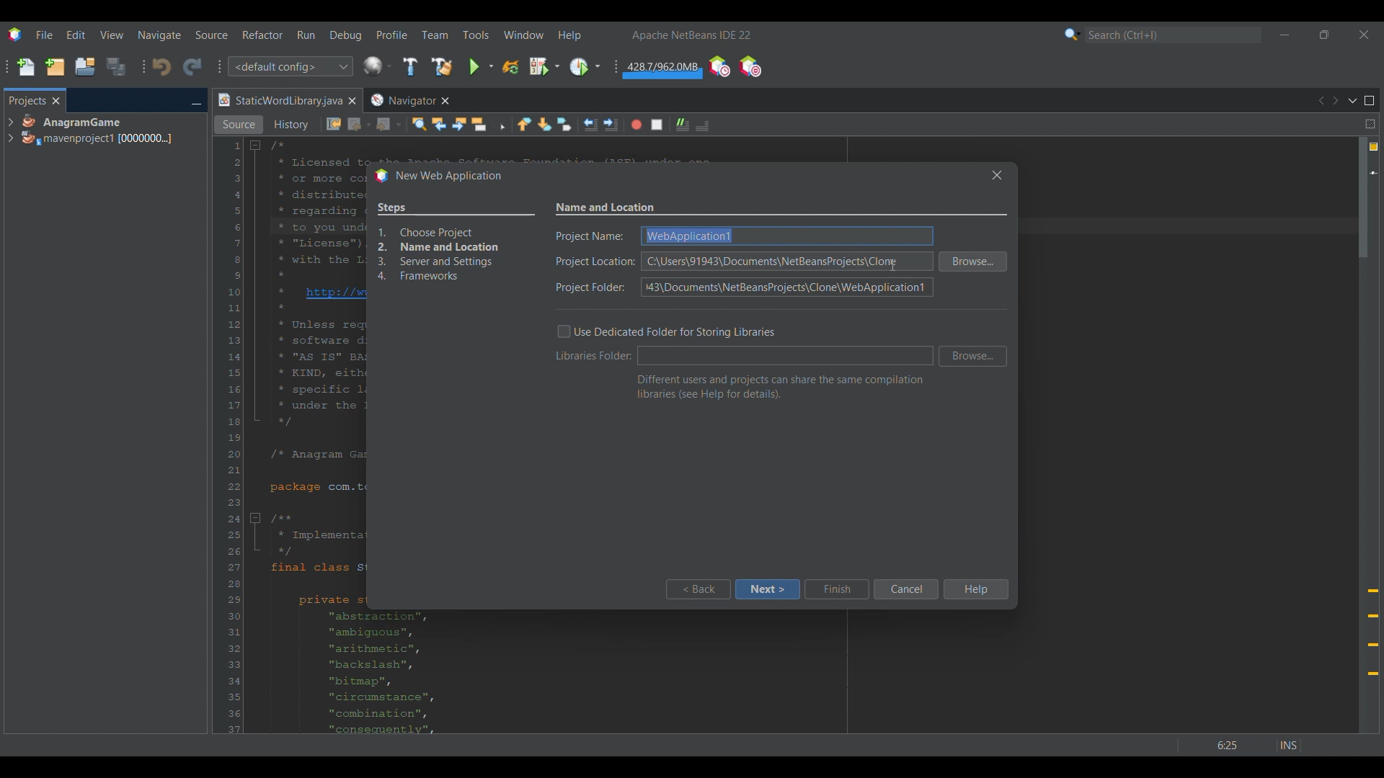 This screenshot has height=778, width=1384. I want to click on Maximize window, so click(1370, 101).